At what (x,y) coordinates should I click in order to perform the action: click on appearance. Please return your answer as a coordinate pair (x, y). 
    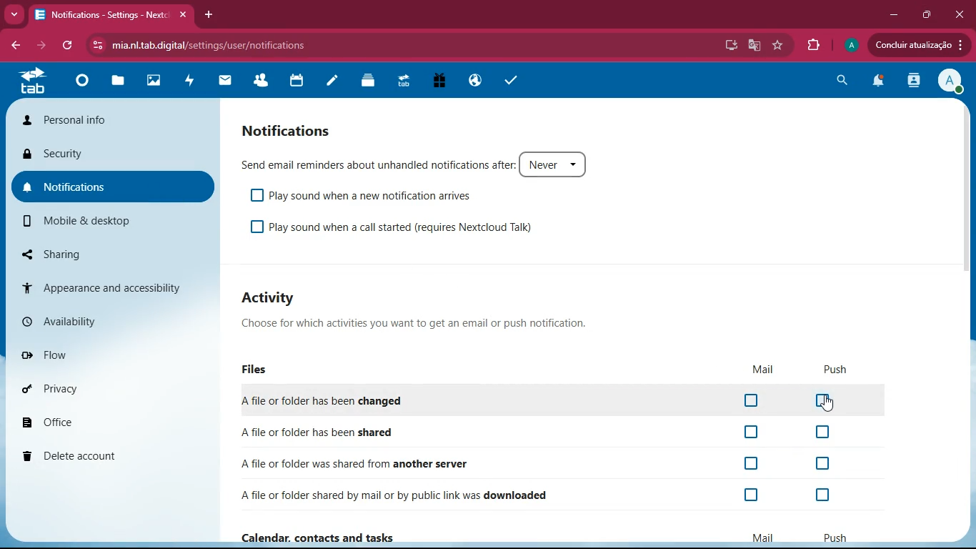
    Looking at the image, I should click on (101, 284).